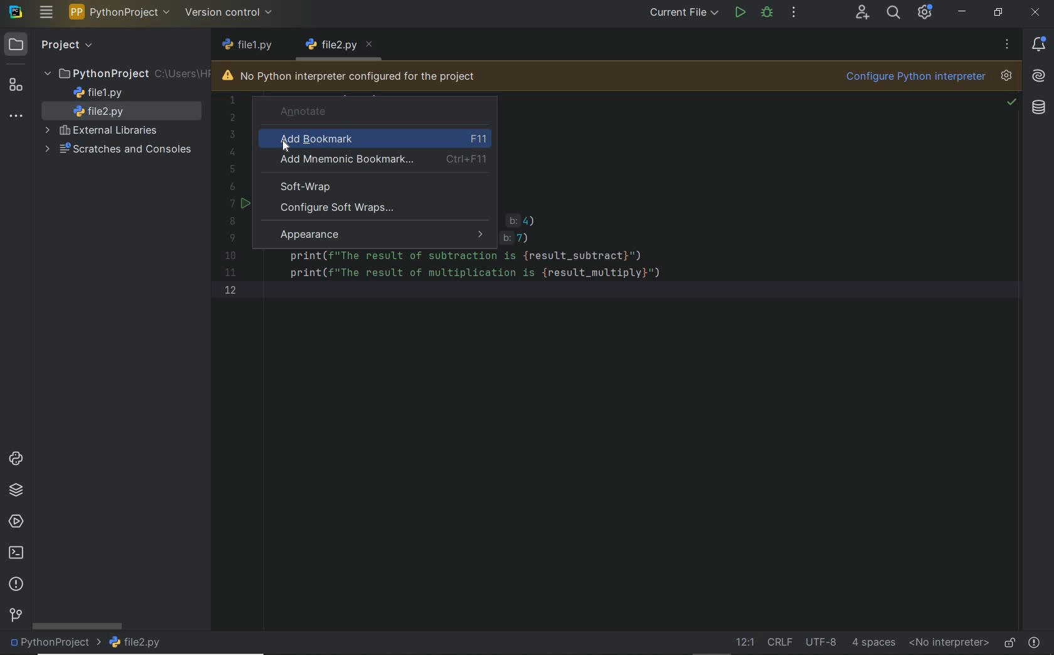 This screenshot has height=655, width=1054. I want to click on line separator, so click(780, 642).